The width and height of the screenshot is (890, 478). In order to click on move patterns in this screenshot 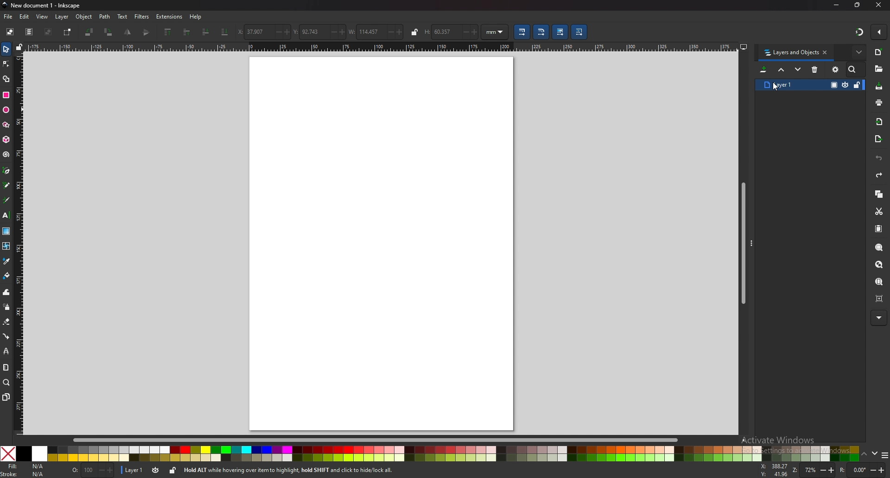, I will do `click(579, 32)`.